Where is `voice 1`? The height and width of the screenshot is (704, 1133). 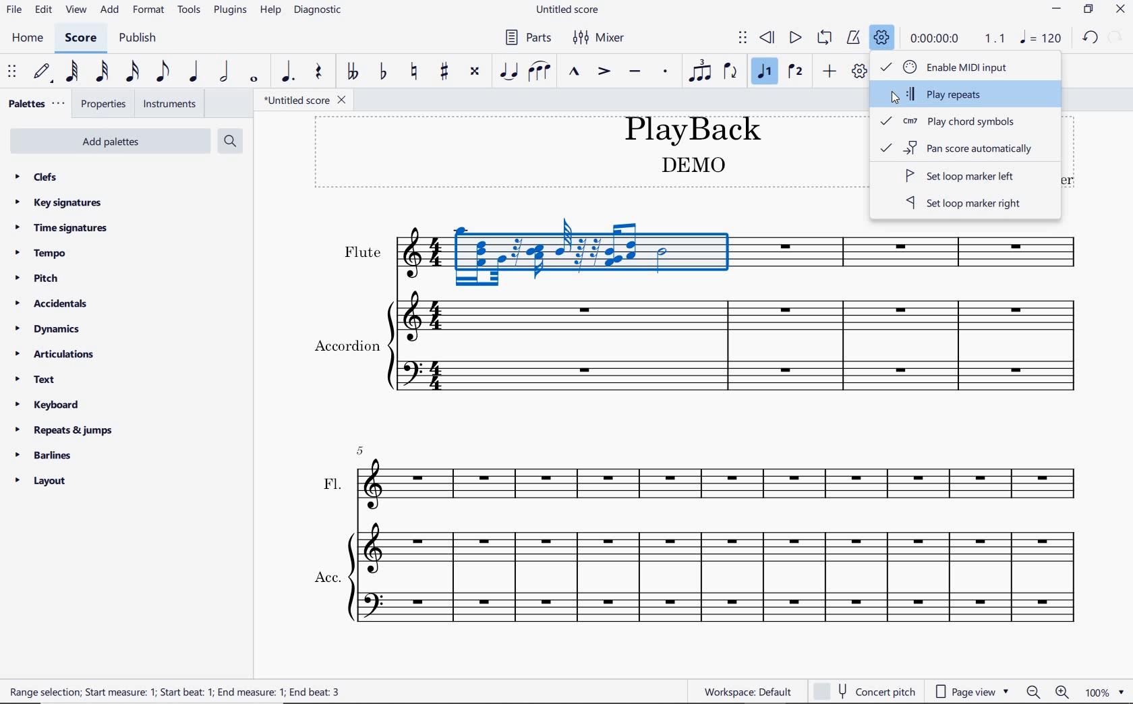
voice 1 is located at coordinates (763, 71).